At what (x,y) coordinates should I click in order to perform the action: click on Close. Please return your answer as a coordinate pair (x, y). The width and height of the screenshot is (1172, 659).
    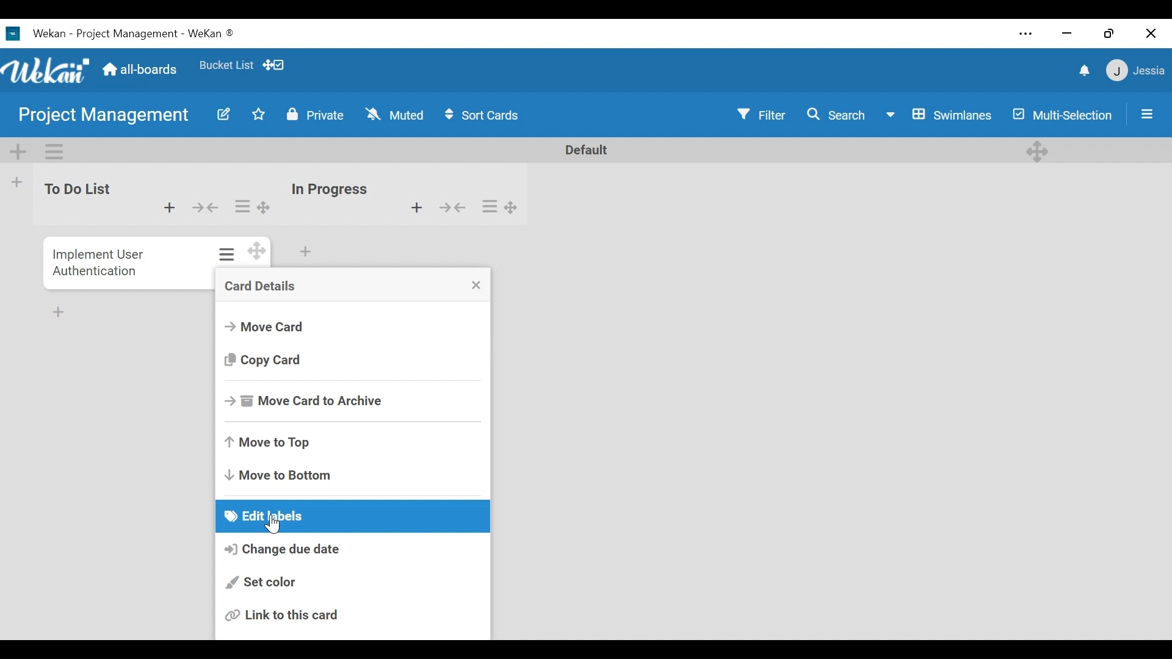
    Looking at the image, I should click on (1149, 34).